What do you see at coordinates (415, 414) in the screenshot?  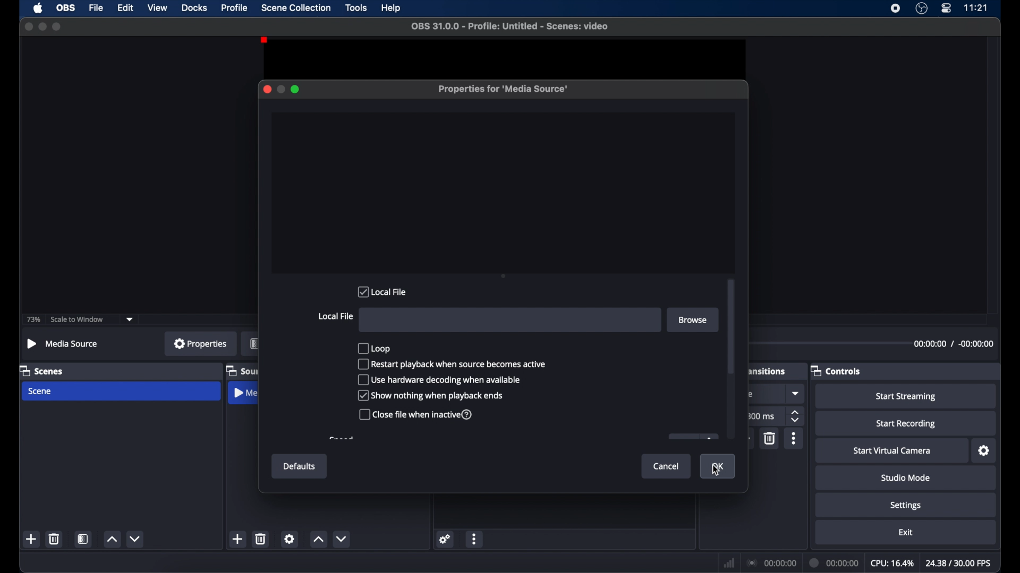 I see `close file when inactive` at bounding box center [415, 414].